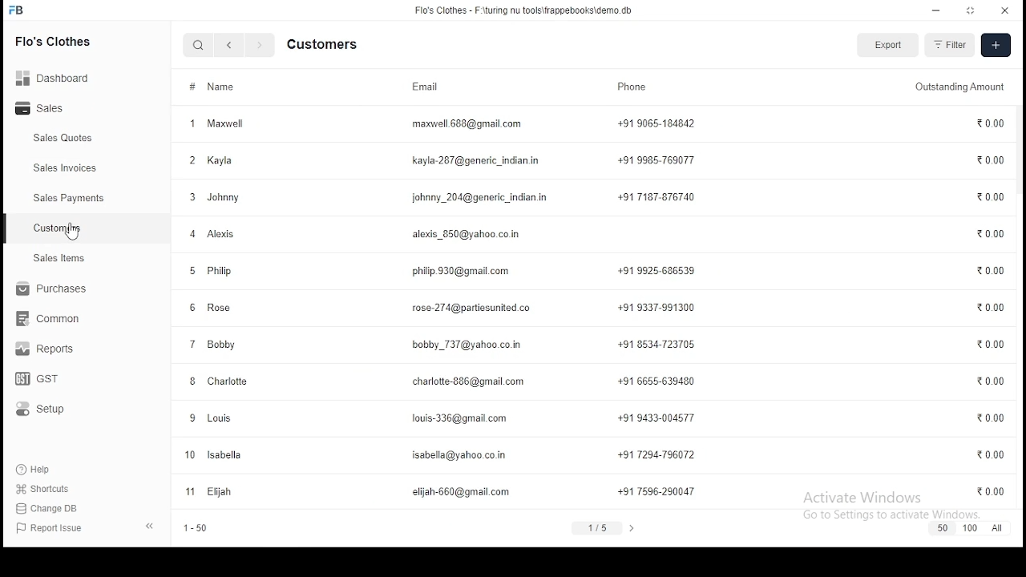  What do you see at coordinates (969, 529) in the screenshot?
I see `100` at bounding box center [969, 529].